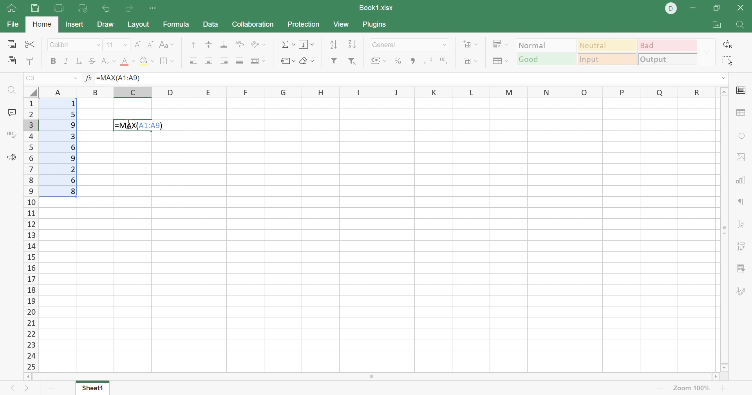  What do you see at coordinates (371, 377) in the screenshot?
I see `Scroll Bar` at bounding box center [371, 377].